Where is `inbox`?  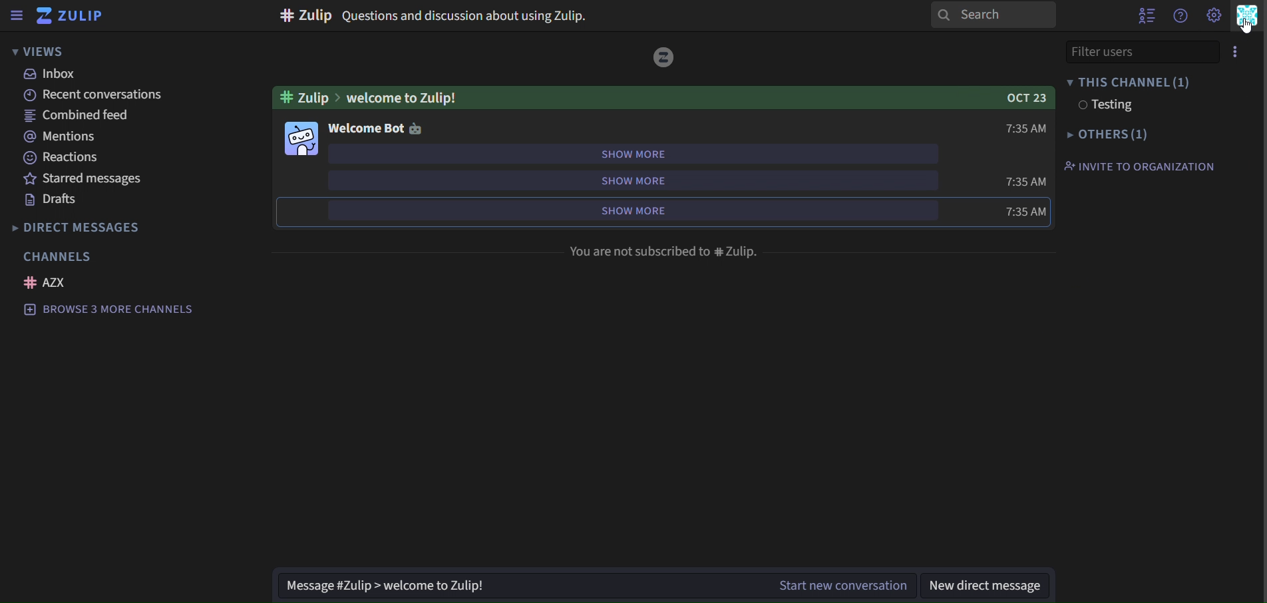 inbox is located at coordinates (53, 75).